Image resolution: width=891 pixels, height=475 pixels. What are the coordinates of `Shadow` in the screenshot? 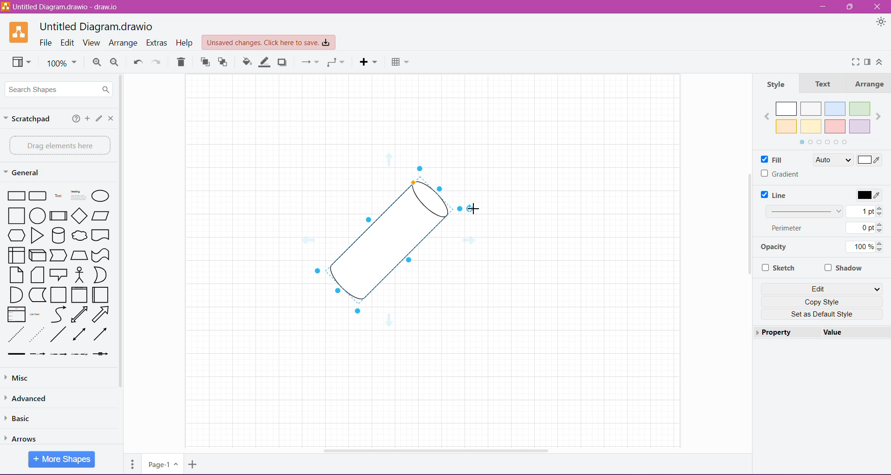 It's located at (284, 62).